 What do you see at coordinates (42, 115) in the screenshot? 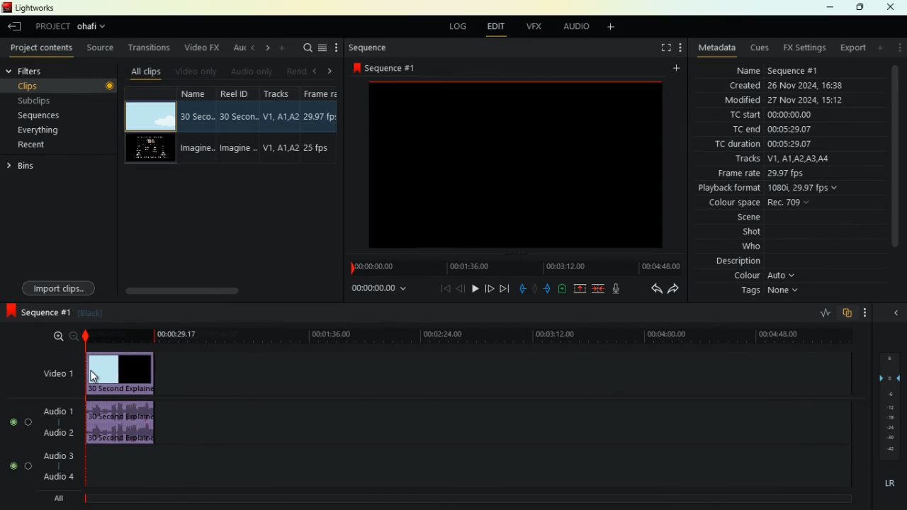
I see `sequences` at bounding box center [42, 115].